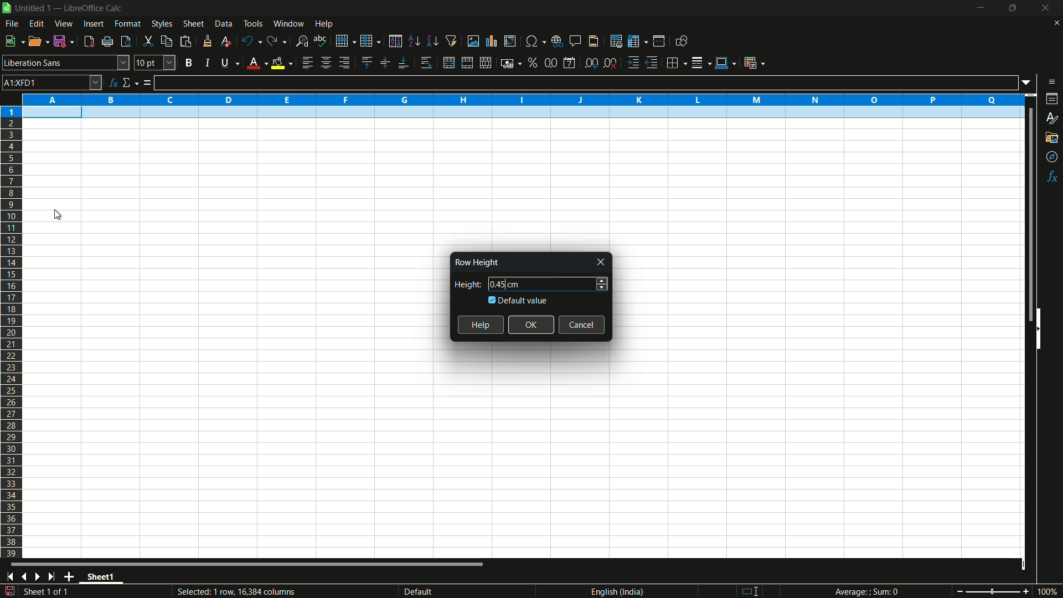  What do you see at coordinates (39, 42) in the screenshot?
I see `open file` at bounding box center [39, 42].